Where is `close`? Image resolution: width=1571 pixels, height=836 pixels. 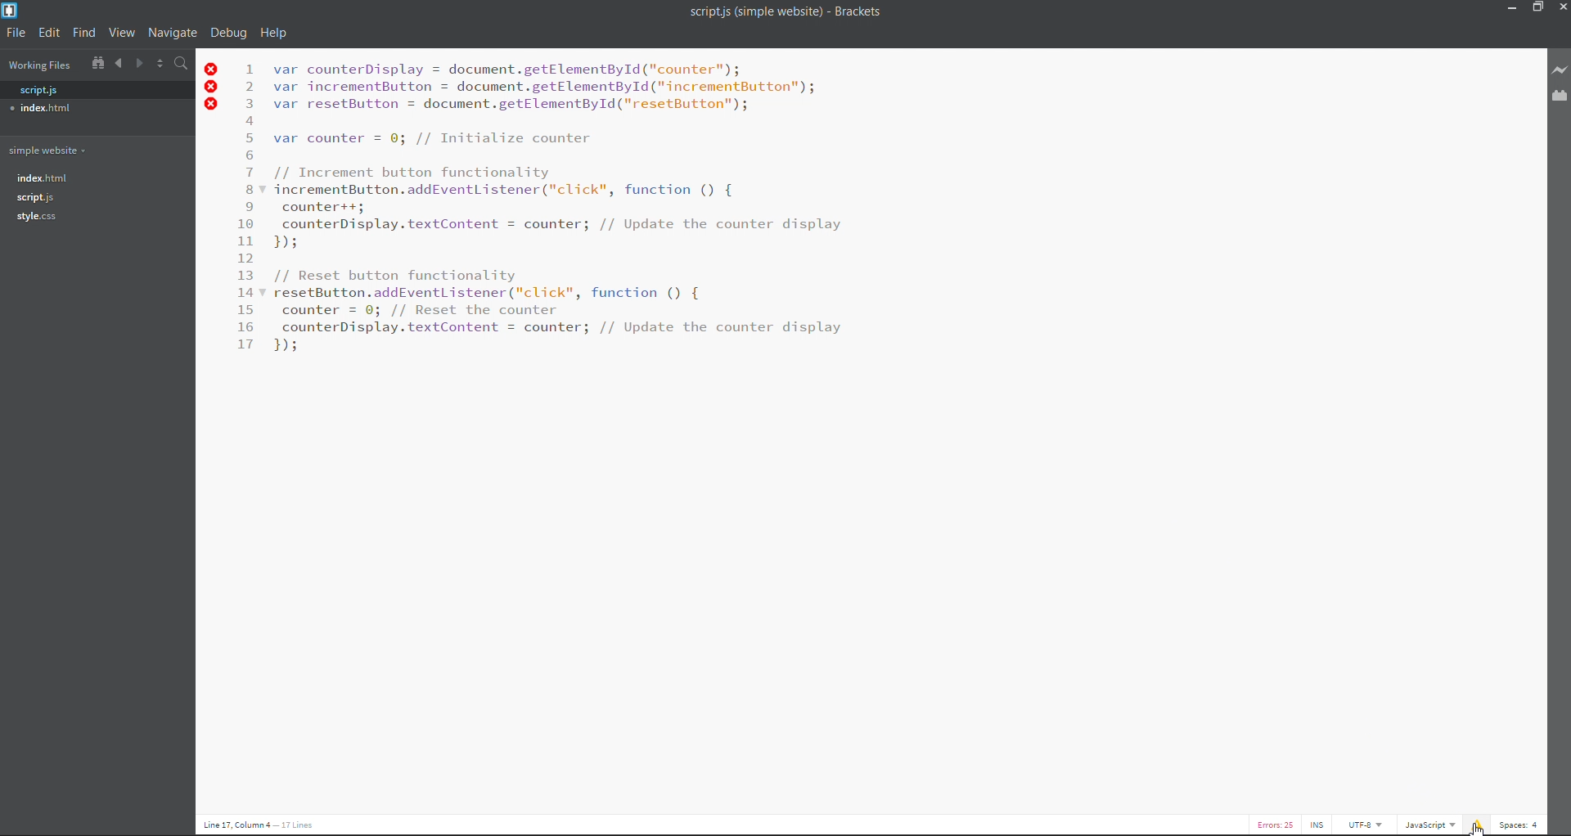 close is located at coordinates (1557, 7).